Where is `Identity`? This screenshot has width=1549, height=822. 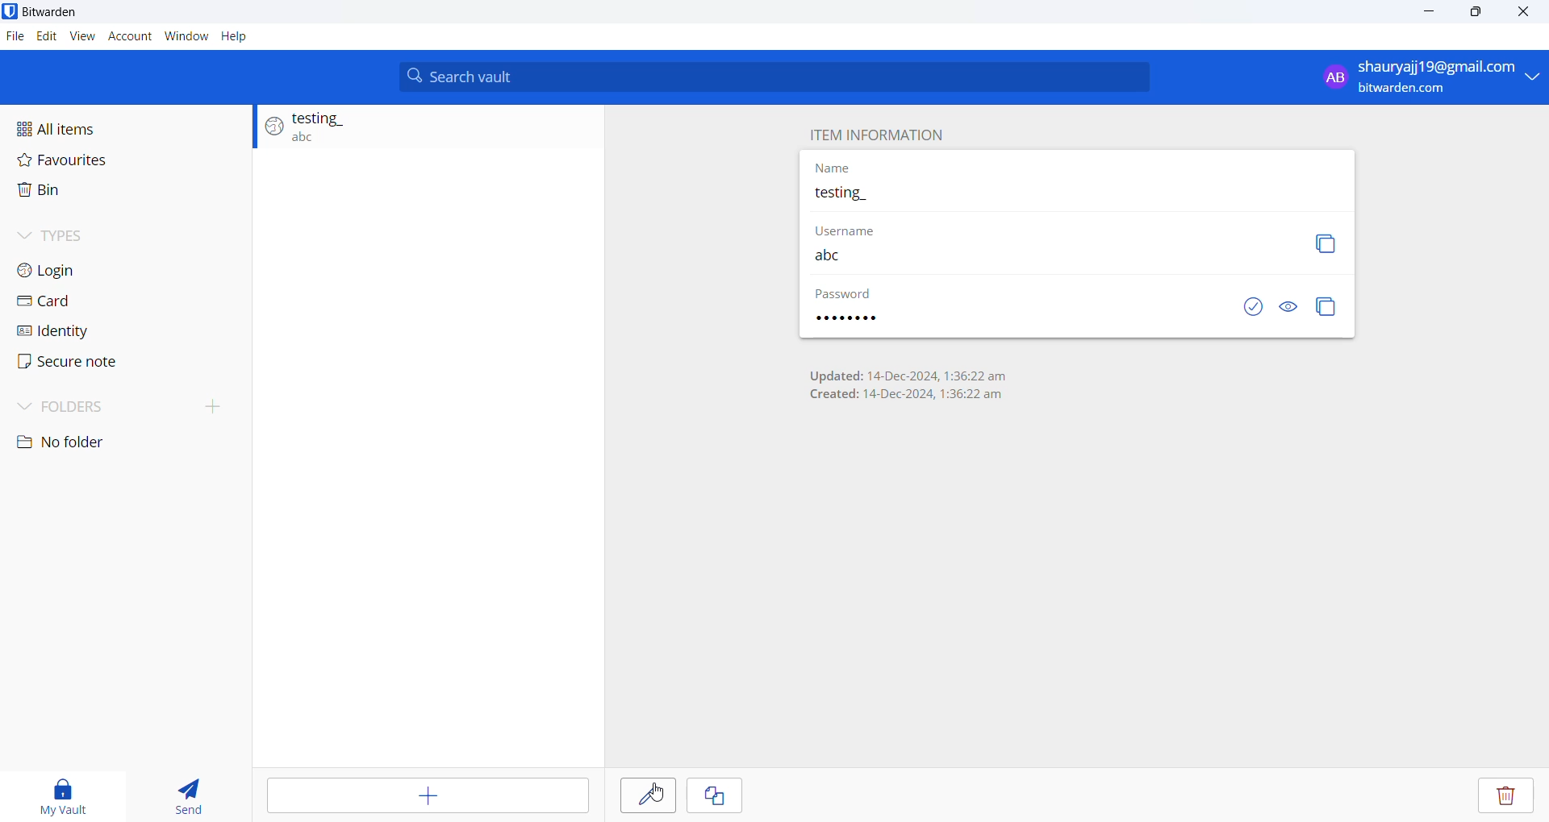 Identity is located at coordinates (100, 330).